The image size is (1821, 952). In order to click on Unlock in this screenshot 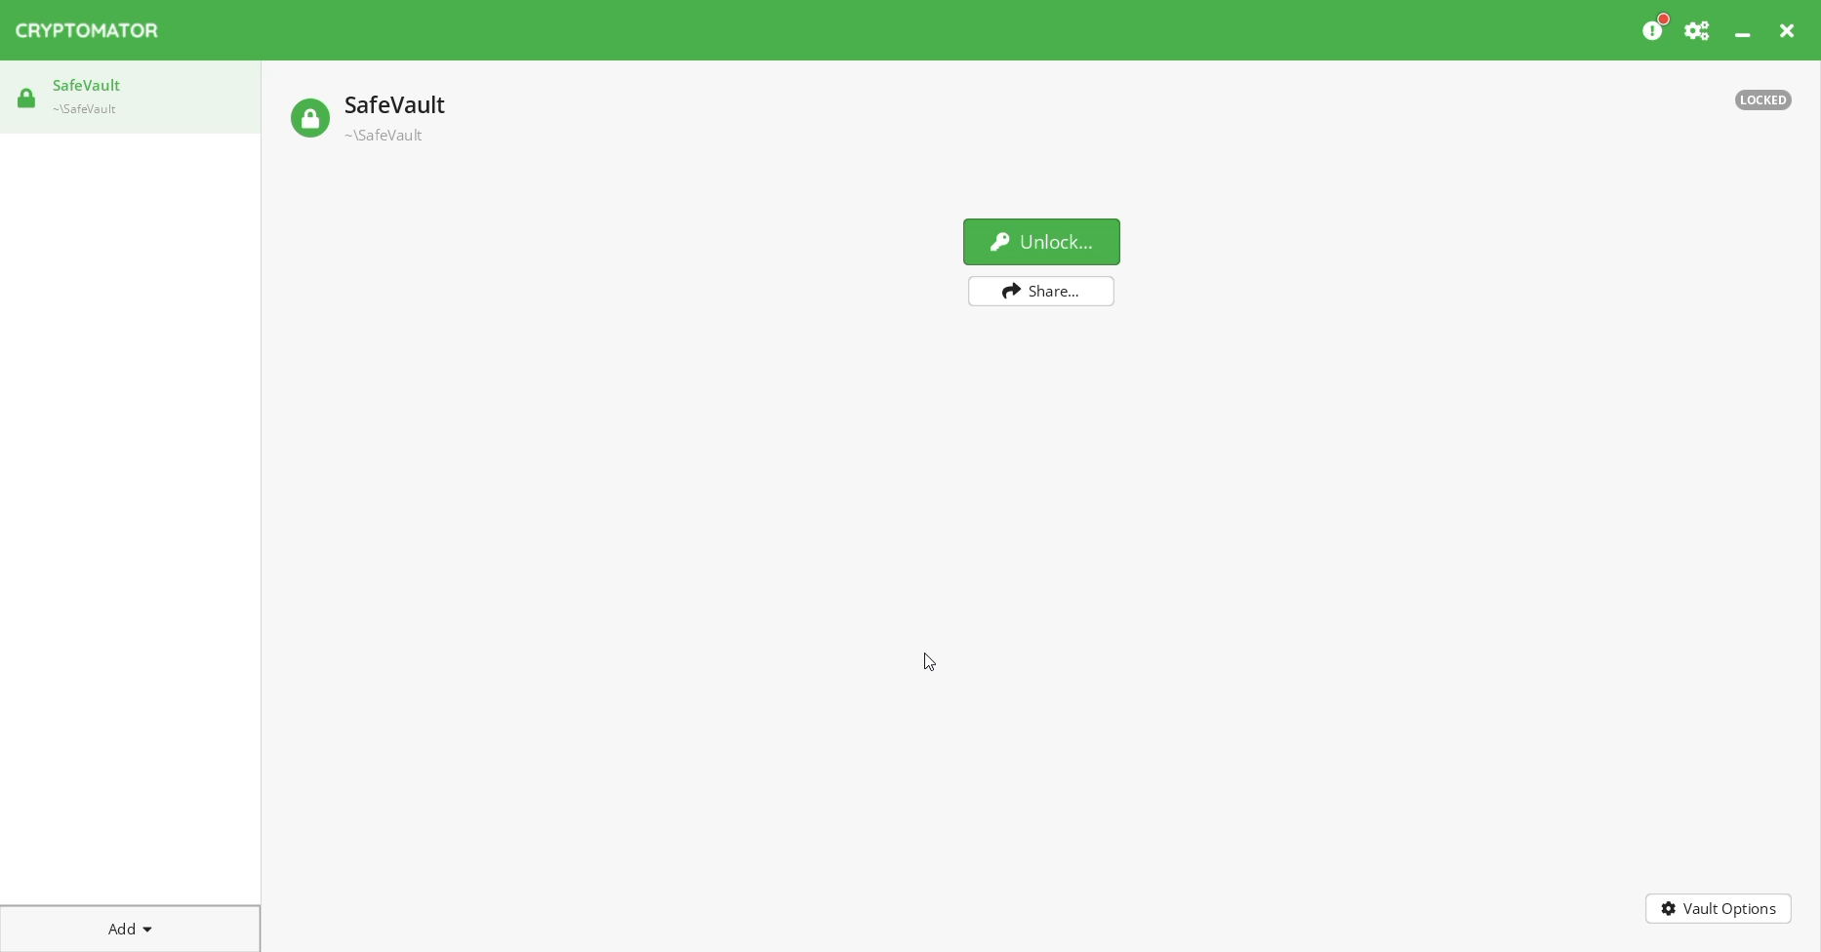, I will do `click(1042, 240)`.